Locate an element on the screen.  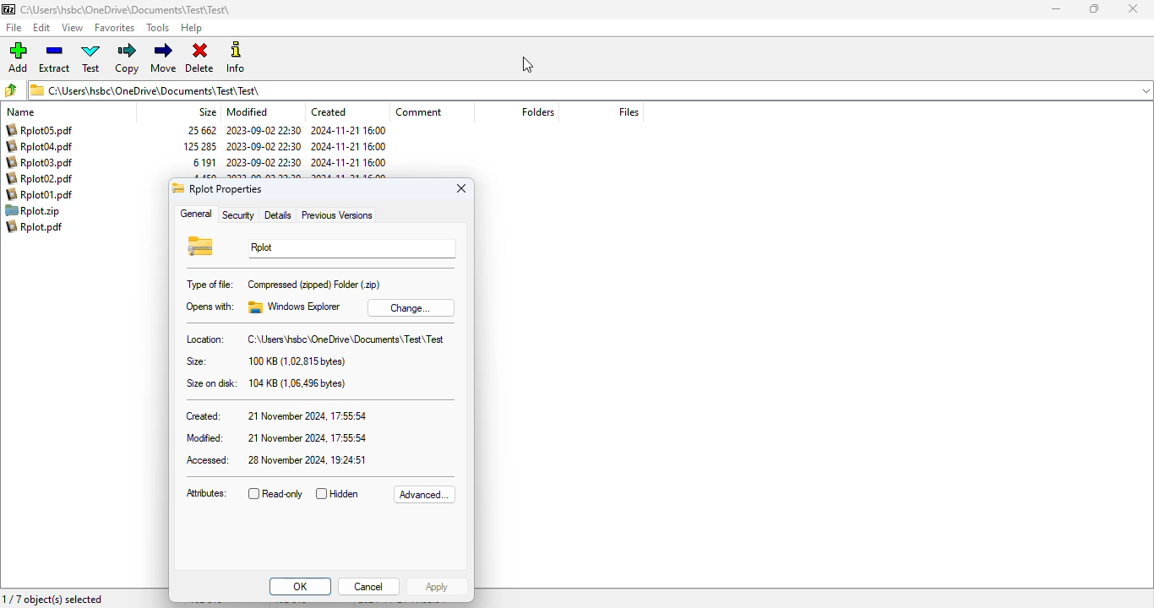
current folder is located at coordinates (590, 90).